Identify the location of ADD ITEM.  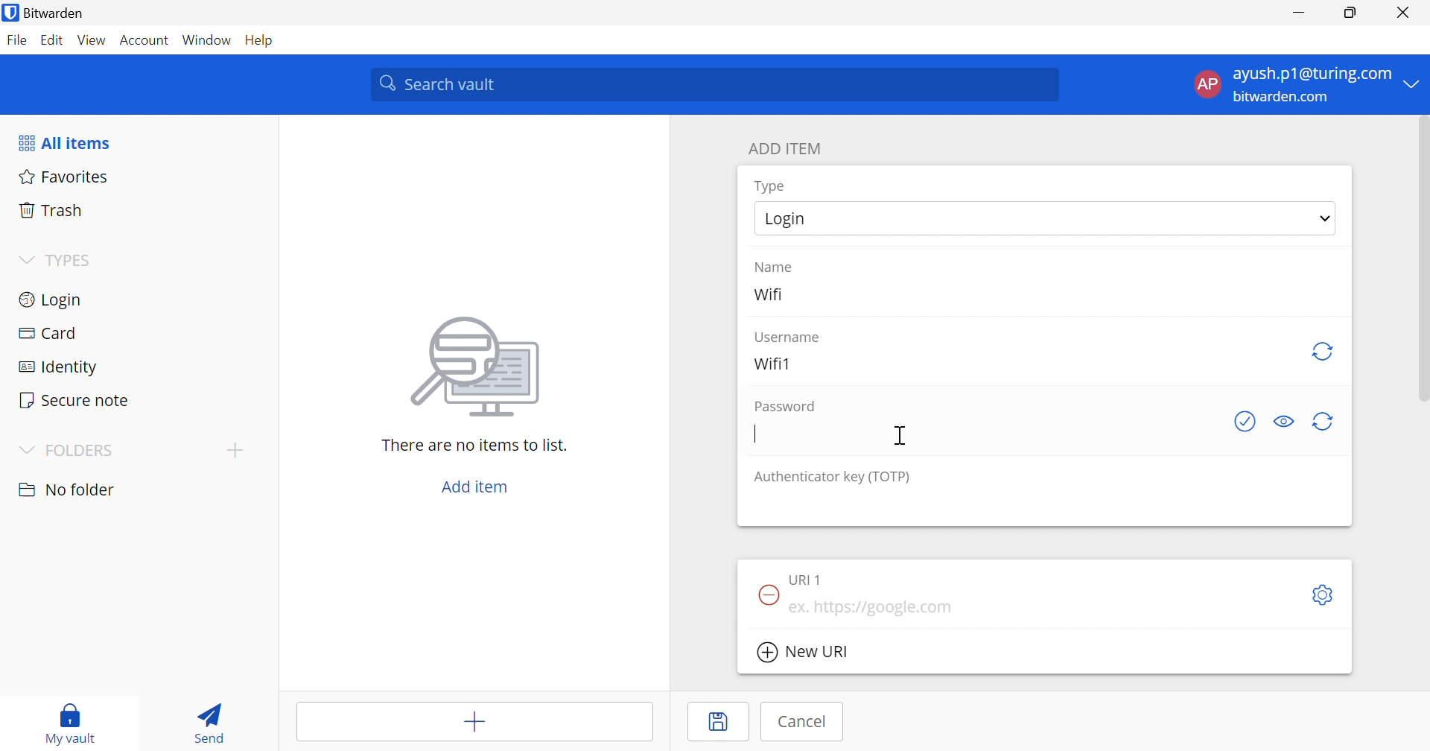
(787, 148).